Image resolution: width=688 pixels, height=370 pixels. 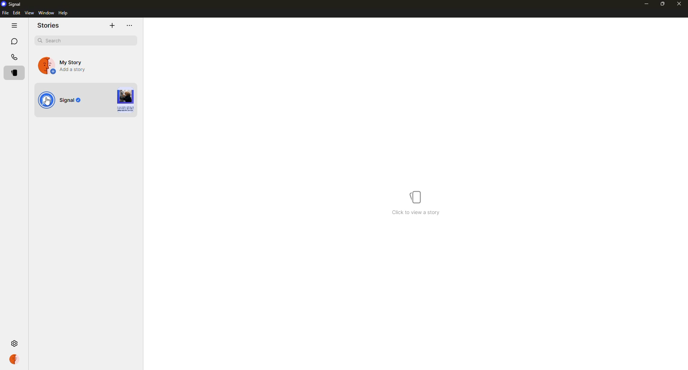 I want to click on profile, so click(x=16, y=359).